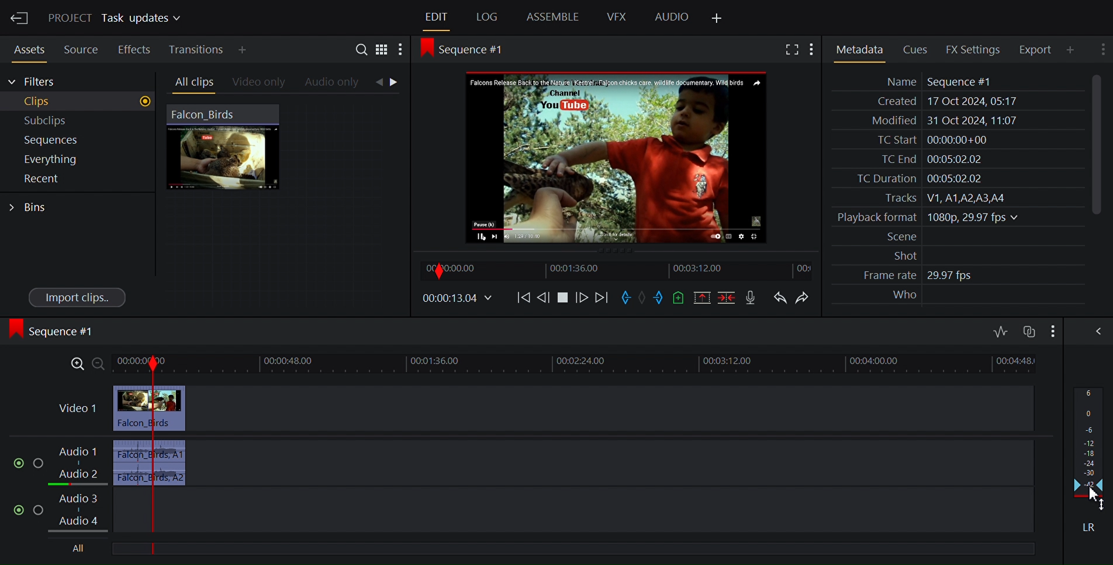  Describe the element at coordinates (671, 18) in the screenshot. I see `Audio` at that location.